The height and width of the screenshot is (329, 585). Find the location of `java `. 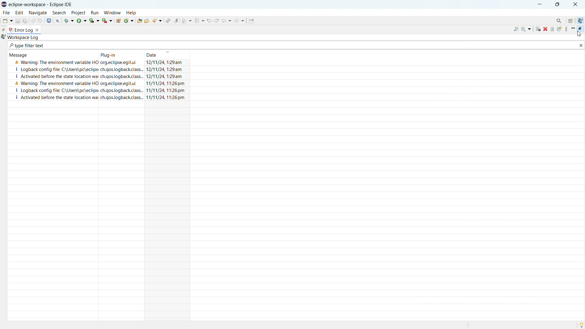

java  is located at coordinates (582, 19).